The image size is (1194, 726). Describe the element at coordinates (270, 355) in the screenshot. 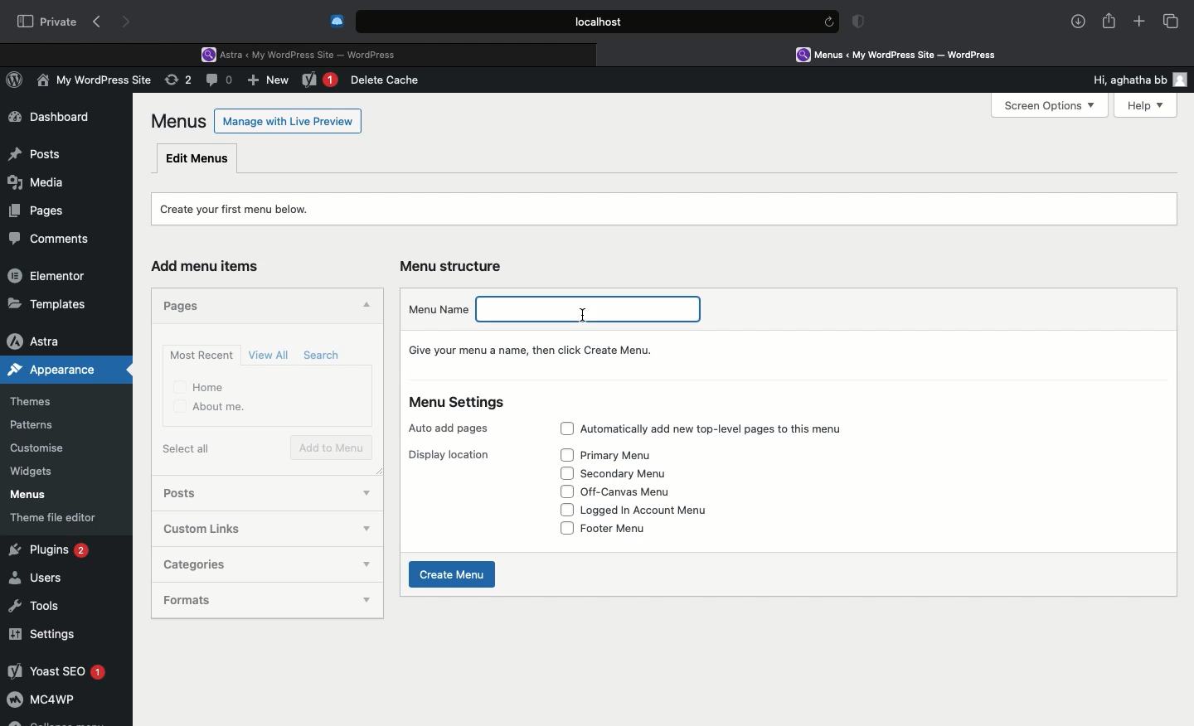

I see `View all` at that location.